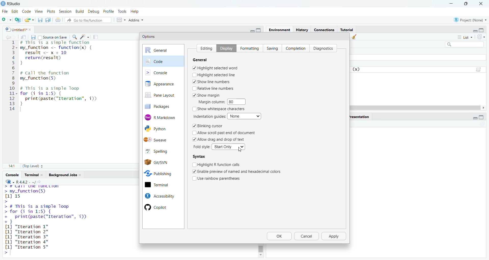 The height and width of the screenshot is (260, 489). What do you see at coordinates (215, 68) in the screenshot?
I see `highlight selected word` at bounding box center [215, 68].